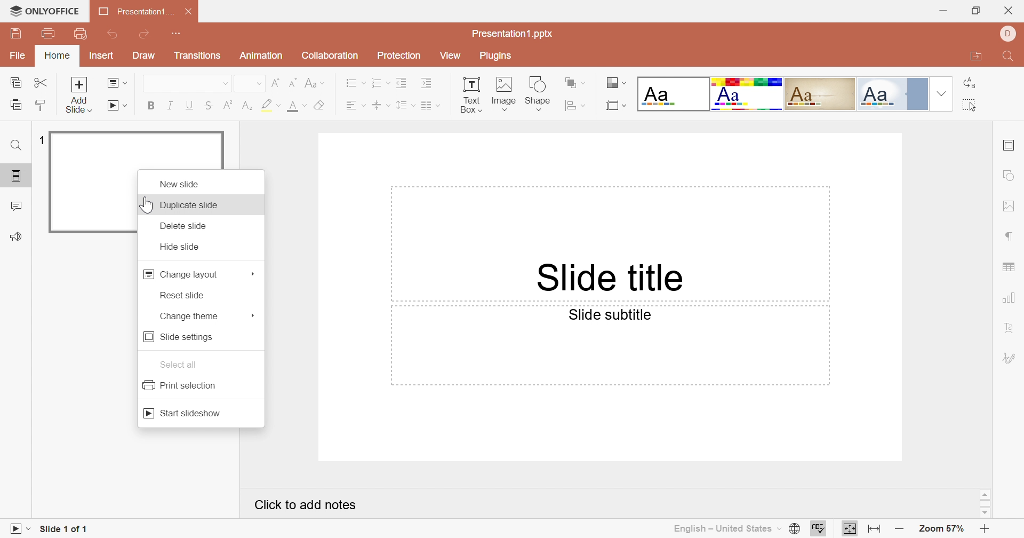 This screenshot has height=538, width=1024. What do you see at coordinates (970, 84) in the screenshot?
I see `Replace` at bounding box center [970, 84].